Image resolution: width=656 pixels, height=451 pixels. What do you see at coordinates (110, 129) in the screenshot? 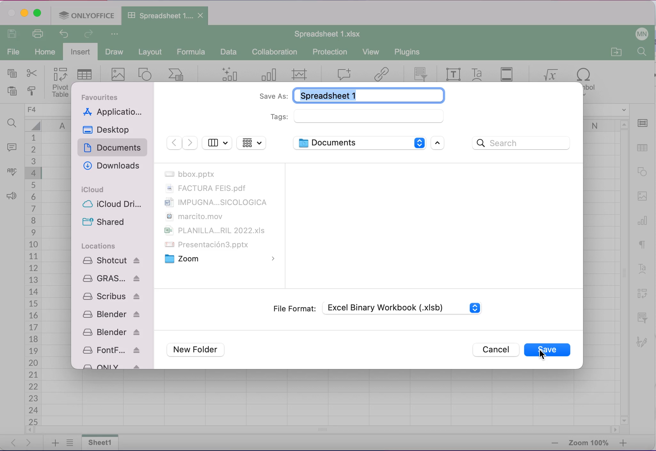
I see `desktop` at bounding box center [110, 129].